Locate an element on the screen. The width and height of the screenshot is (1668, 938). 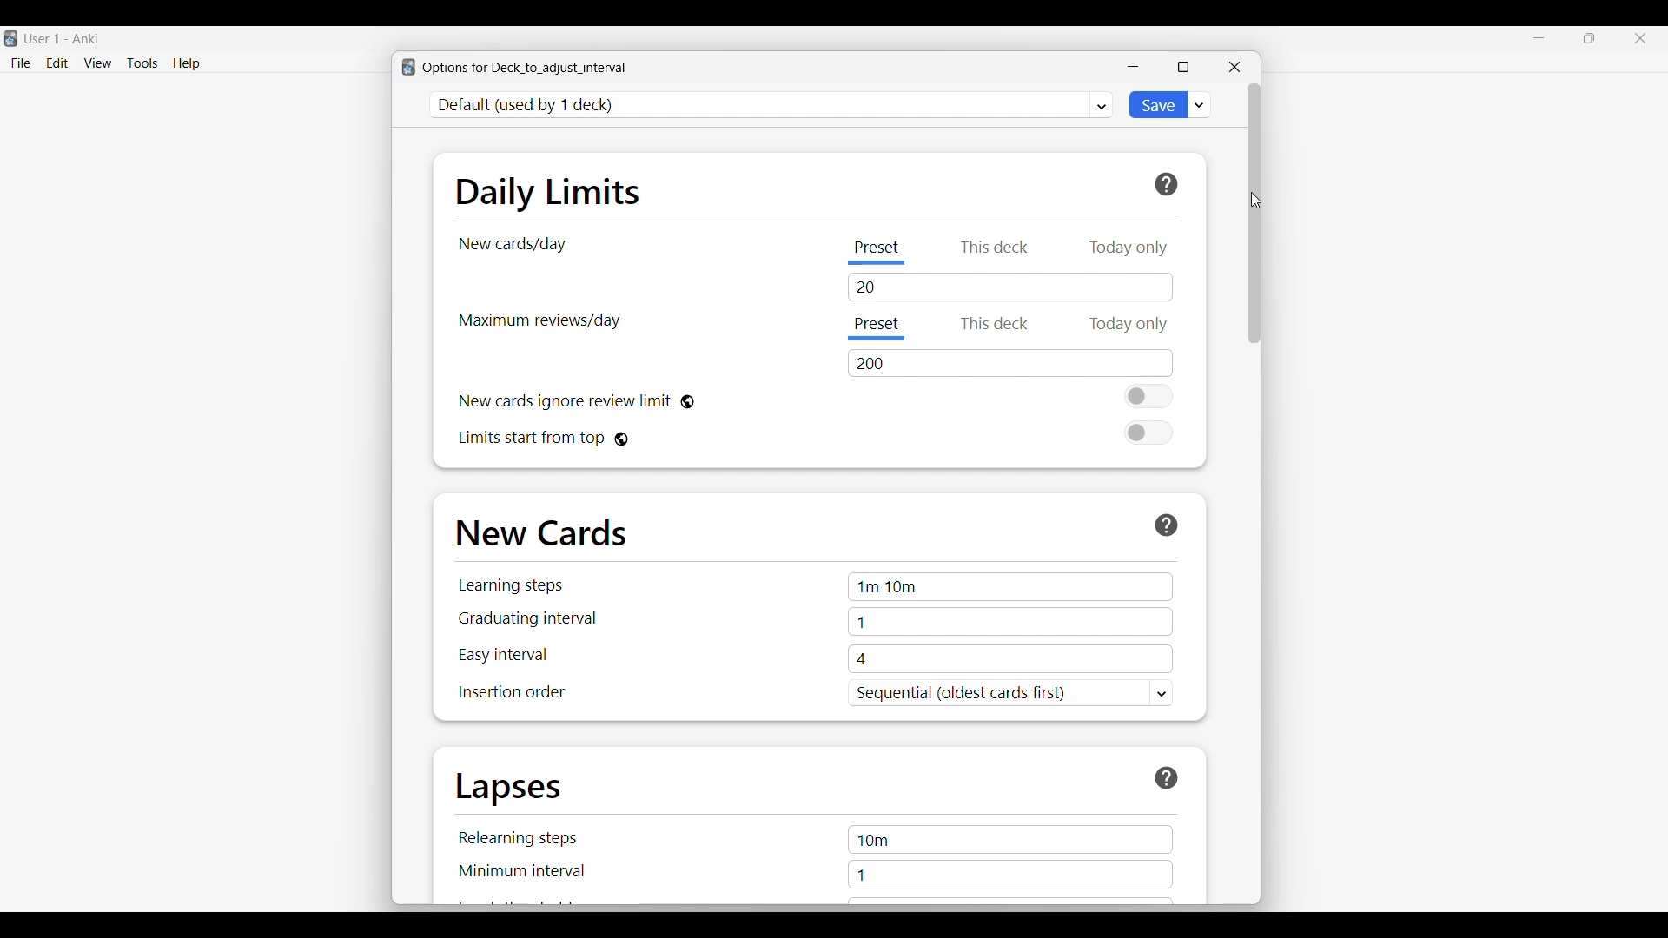
Click to know more about respective section is located at coordinates (1167, 185).